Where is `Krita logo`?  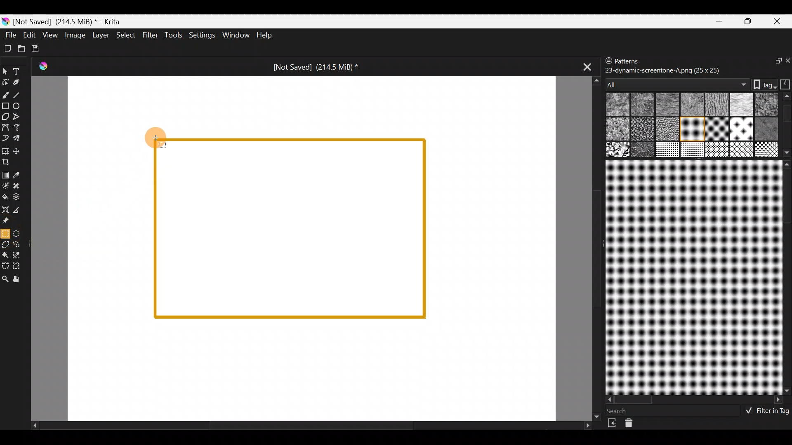
Krita logo is located at coordinates (5, 22).